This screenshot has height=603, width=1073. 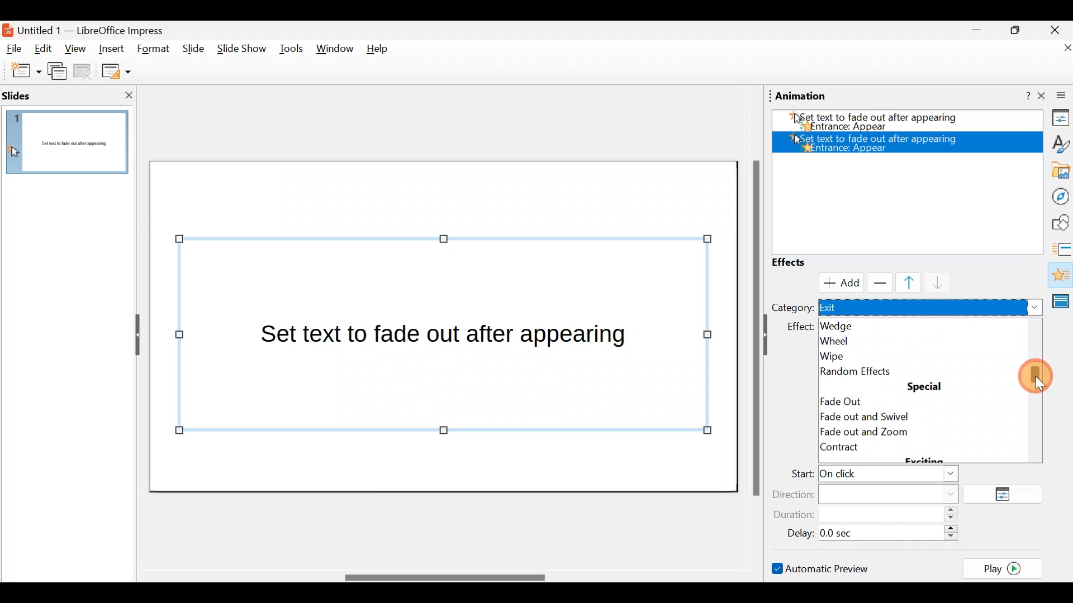 What do you see at coordinates (858, 340) in the screenshot?
I see `Wheel` at bounding box center [858, 340].